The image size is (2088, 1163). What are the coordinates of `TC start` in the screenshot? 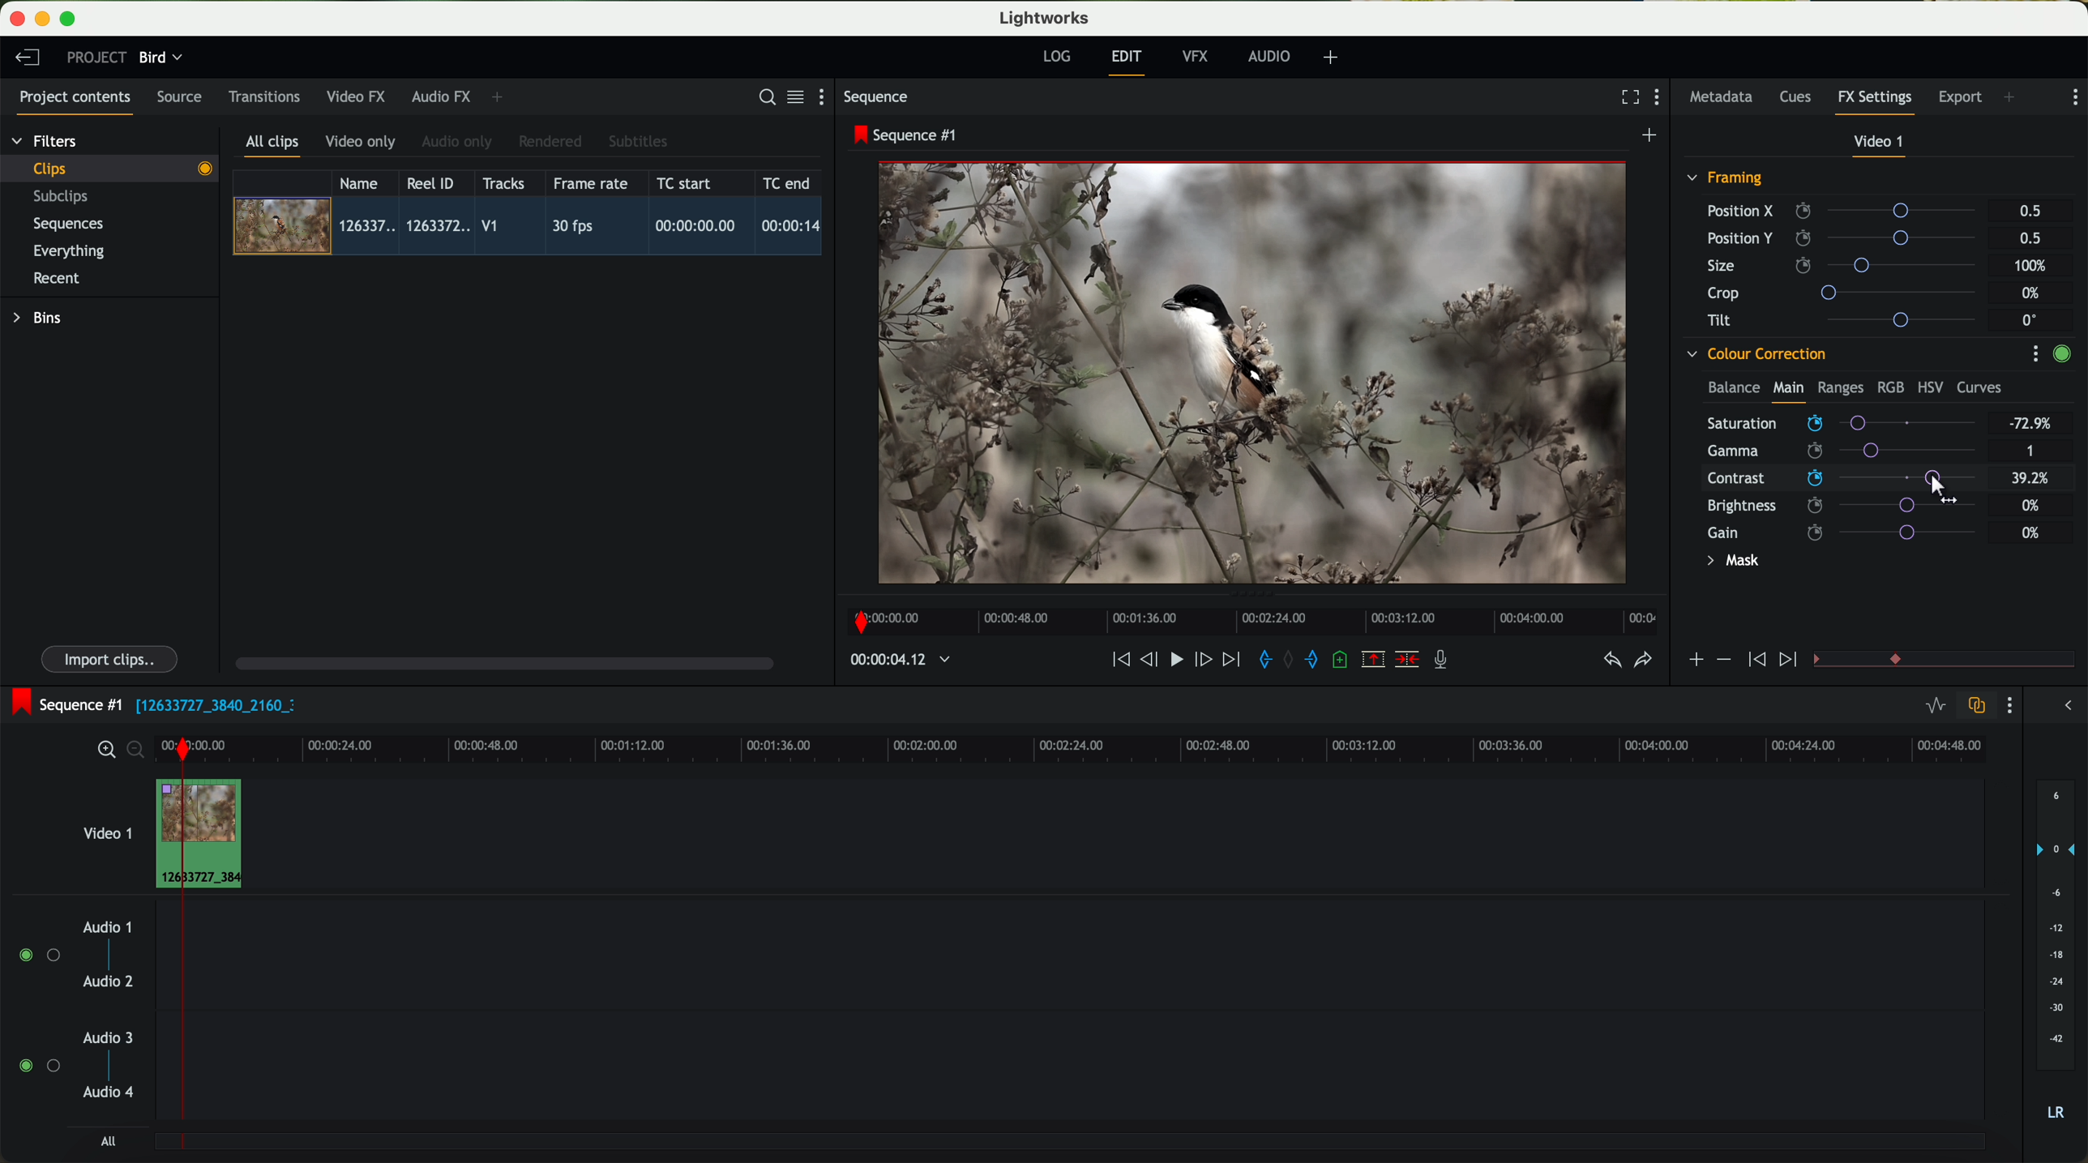 It's located at (686, 182).